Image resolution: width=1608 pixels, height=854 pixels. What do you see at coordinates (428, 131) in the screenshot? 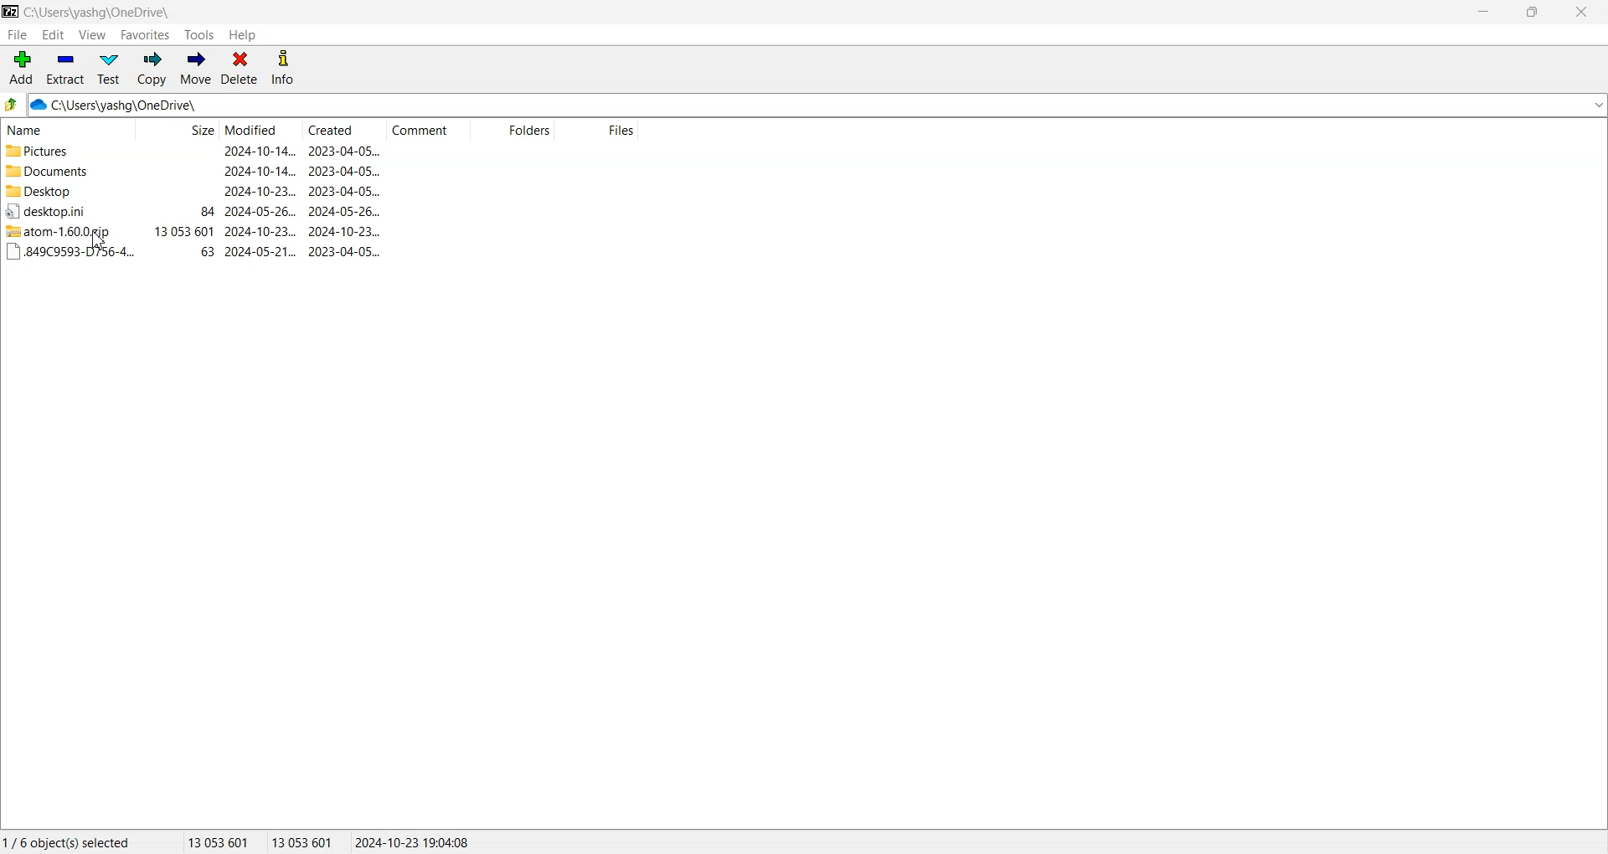
I see `Comment` at bounding box center [428, 131].